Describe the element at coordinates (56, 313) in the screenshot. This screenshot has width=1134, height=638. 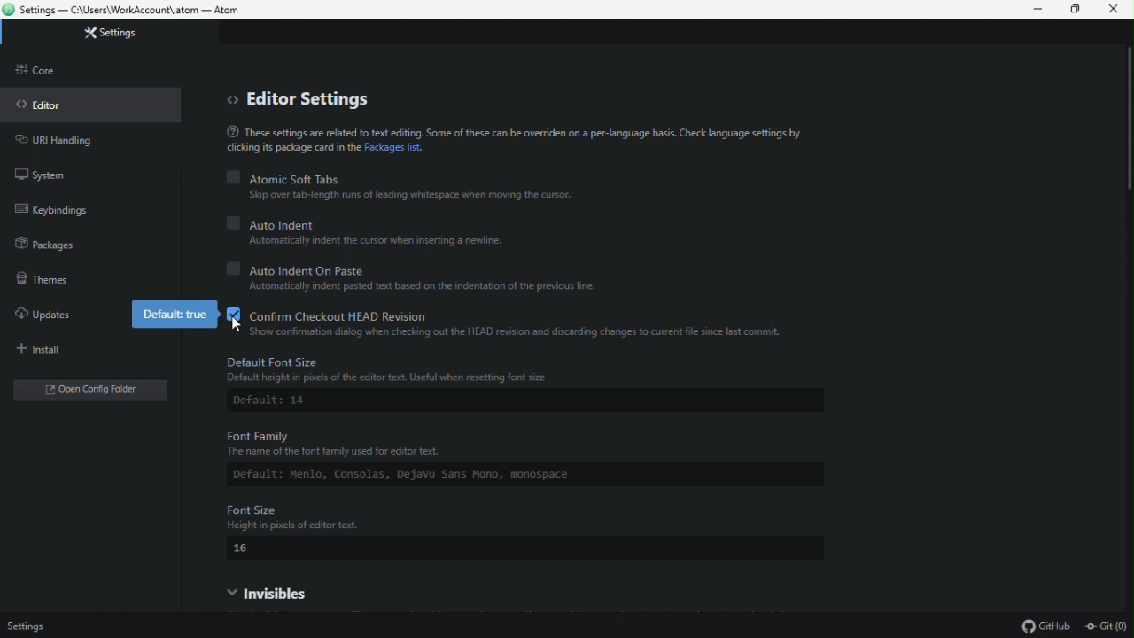
I see `Updates` at that location.